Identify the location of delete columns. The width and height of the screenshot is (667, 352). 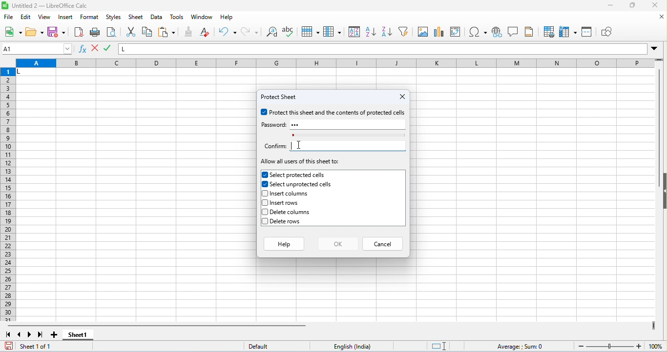
(288, 212).